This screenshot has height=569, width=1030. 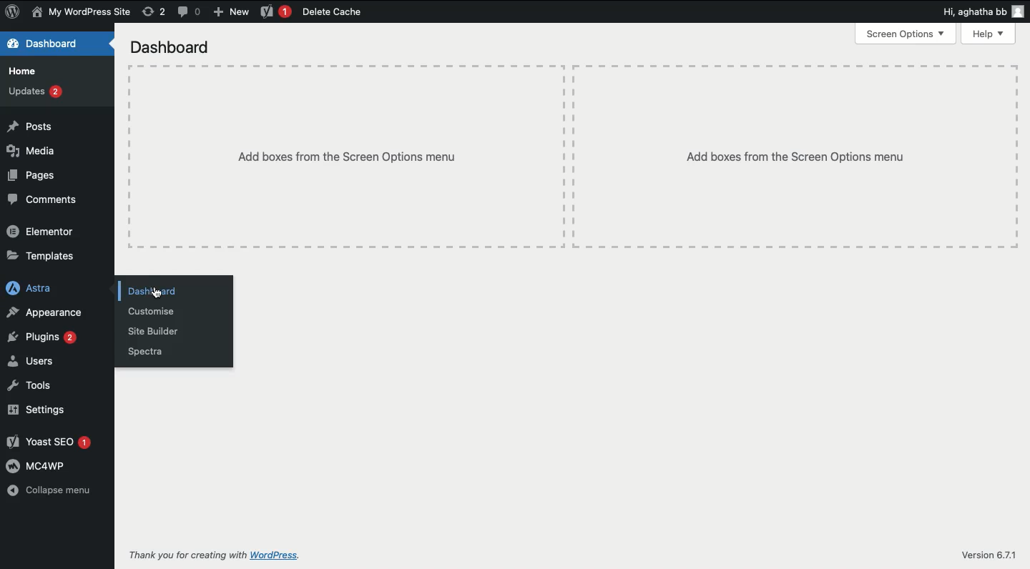 I want to click on Comments, so click(x=45, y=199).